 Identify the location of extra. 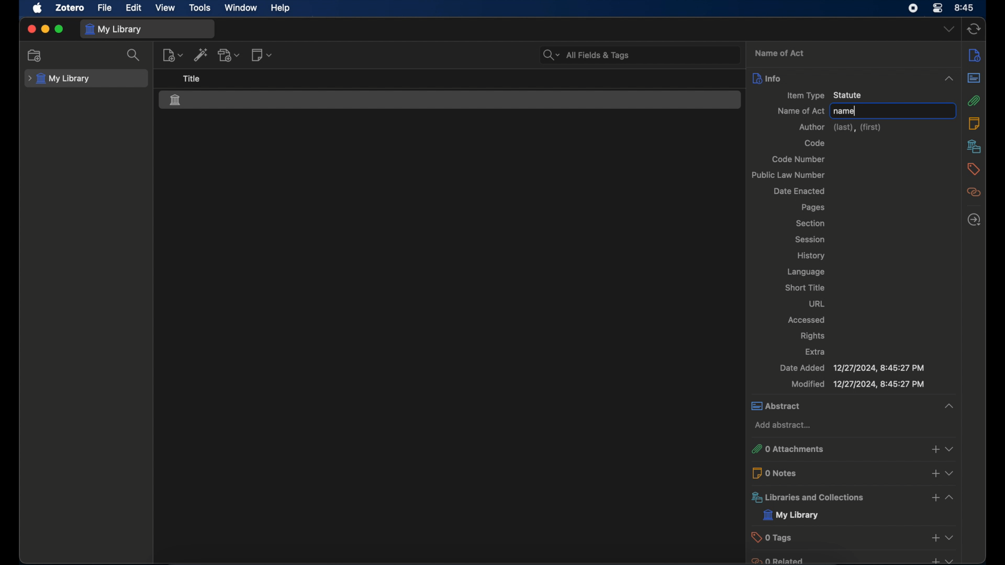
(816, 351).